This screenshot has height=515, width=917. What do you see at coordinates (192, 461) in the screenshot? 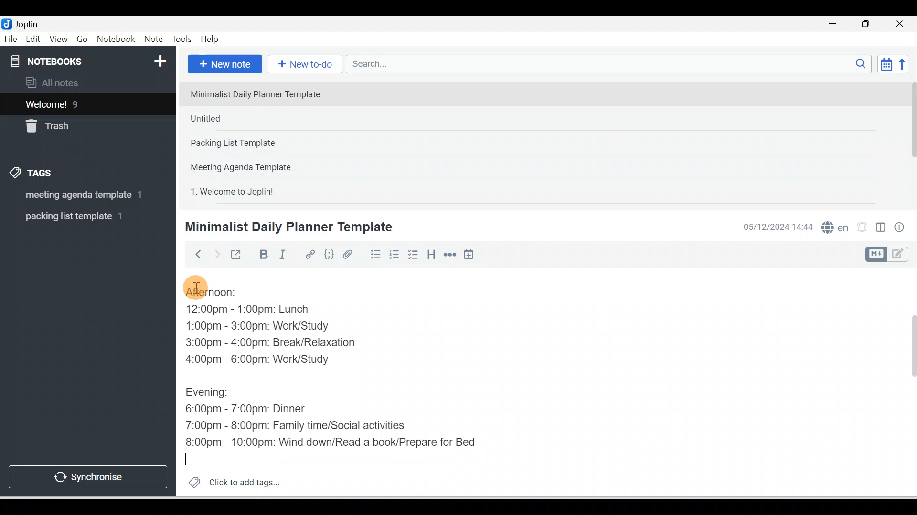
I see `Cursor` at bounding box center [192, 461].